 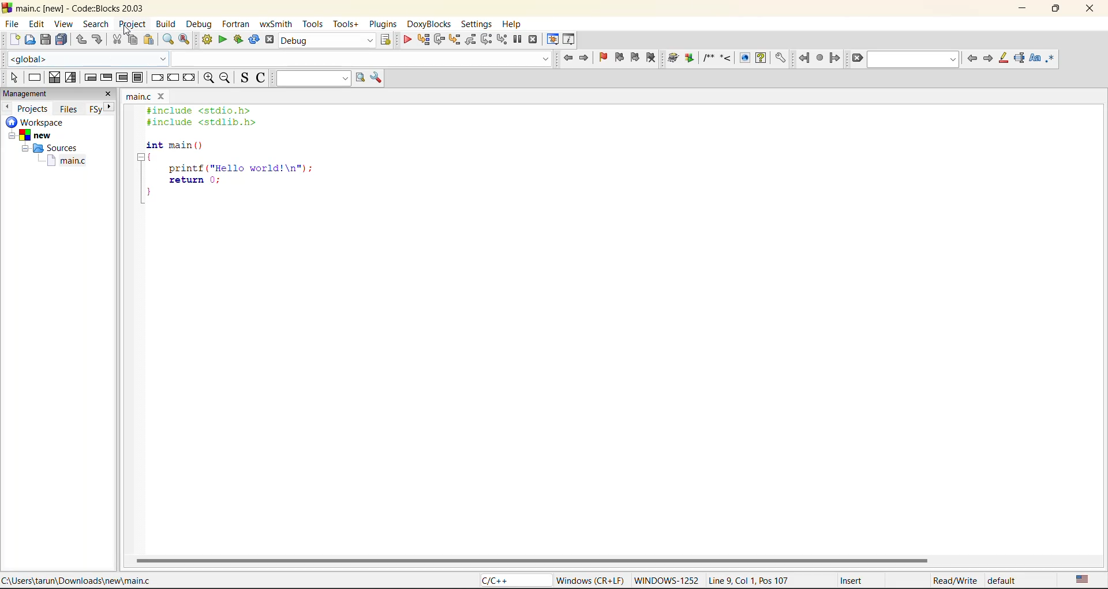 What do you see at coordinates (384, 24) in the screenshot?
I see `plugins` at bounding box center [384, 24].